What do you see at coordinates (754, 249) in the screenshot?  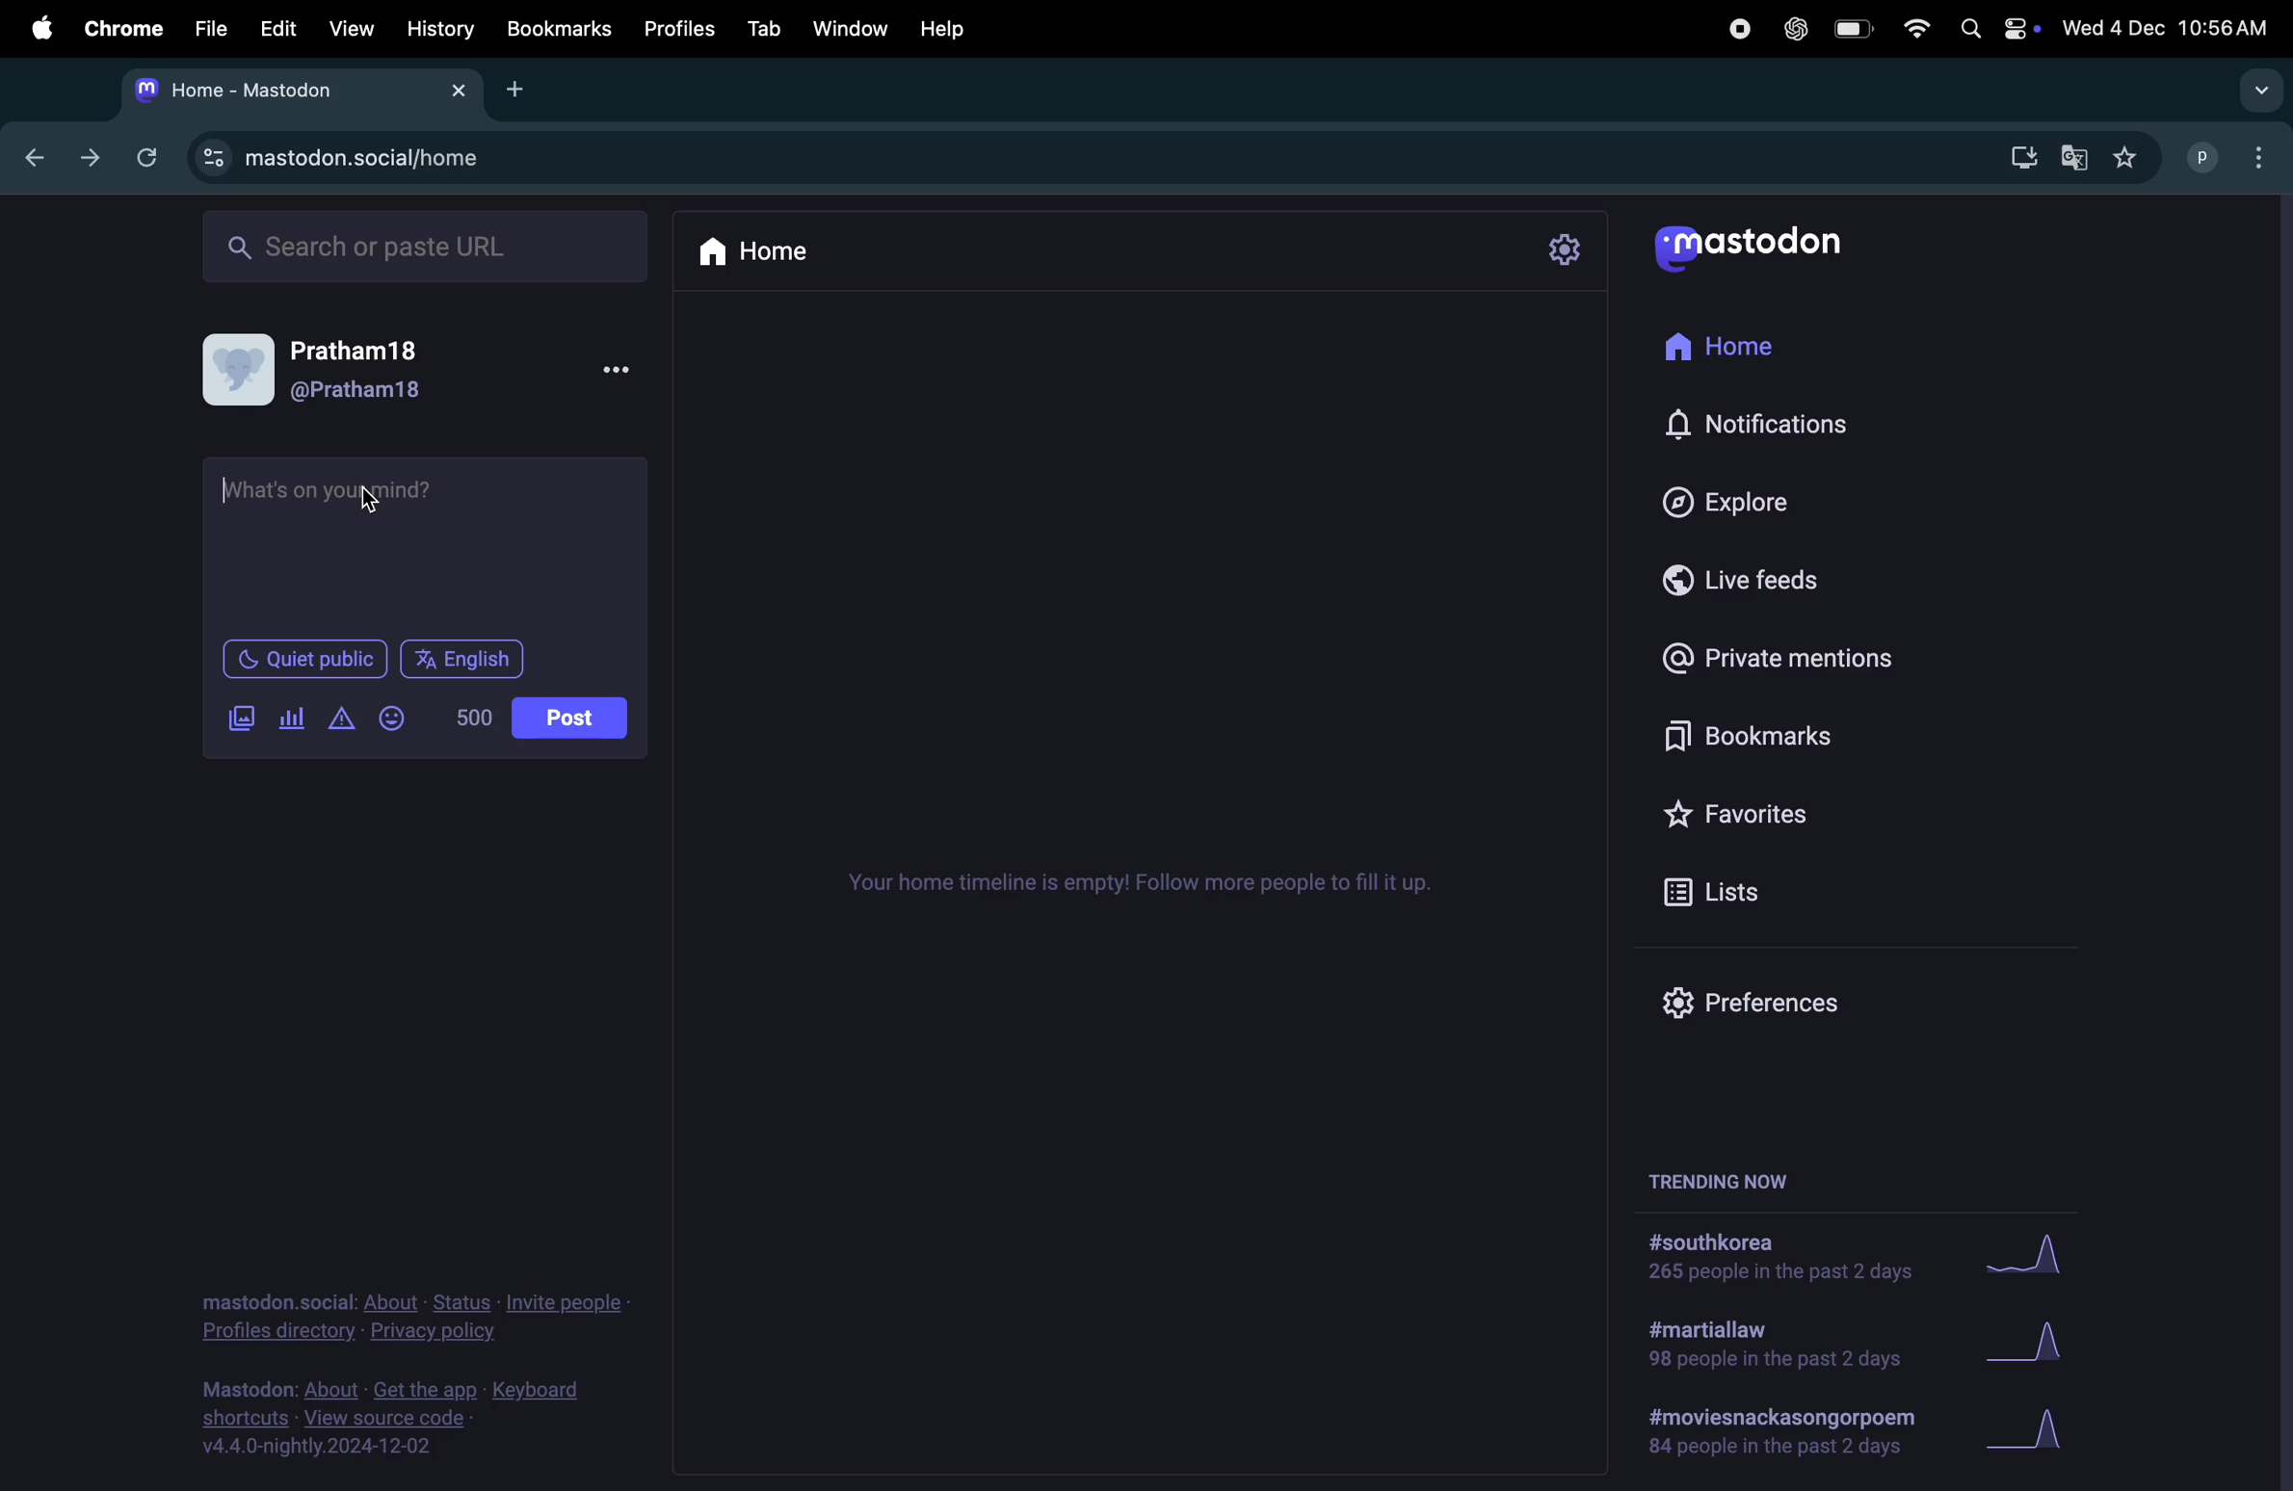 I see `Home` at bounding box center [754, 249].